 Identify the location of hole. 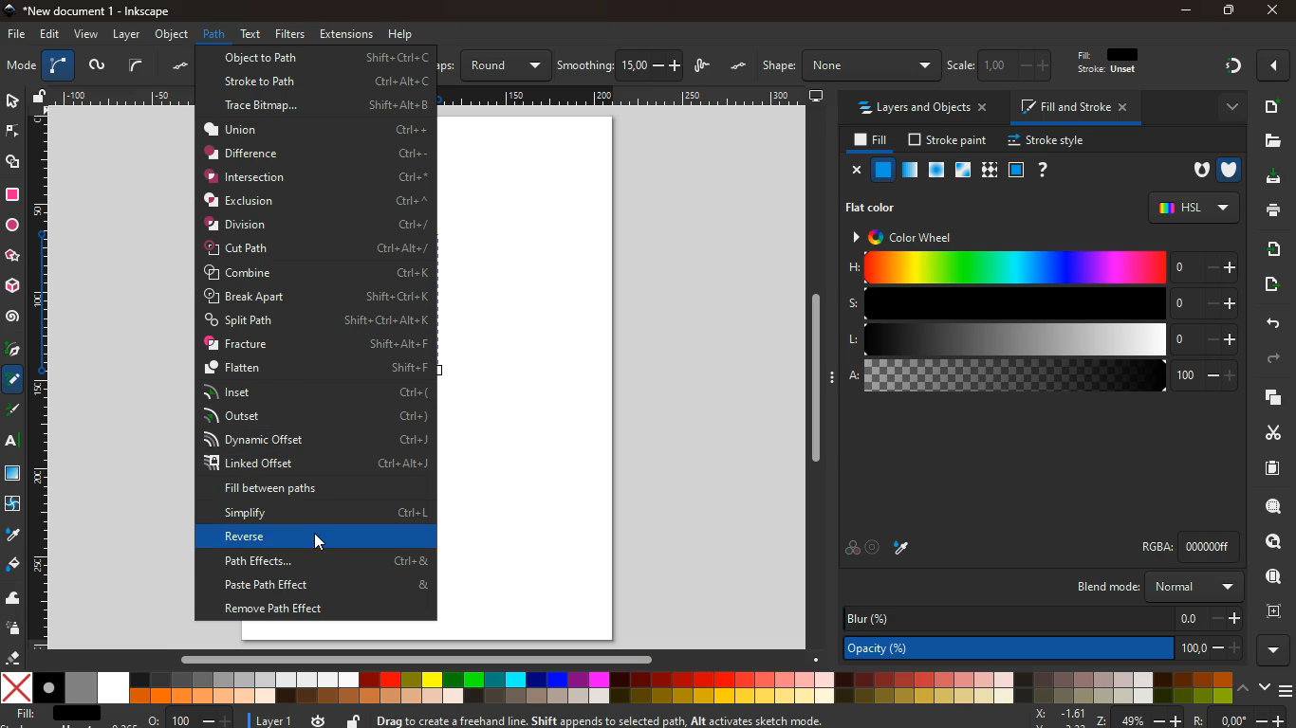
(1195, 173).